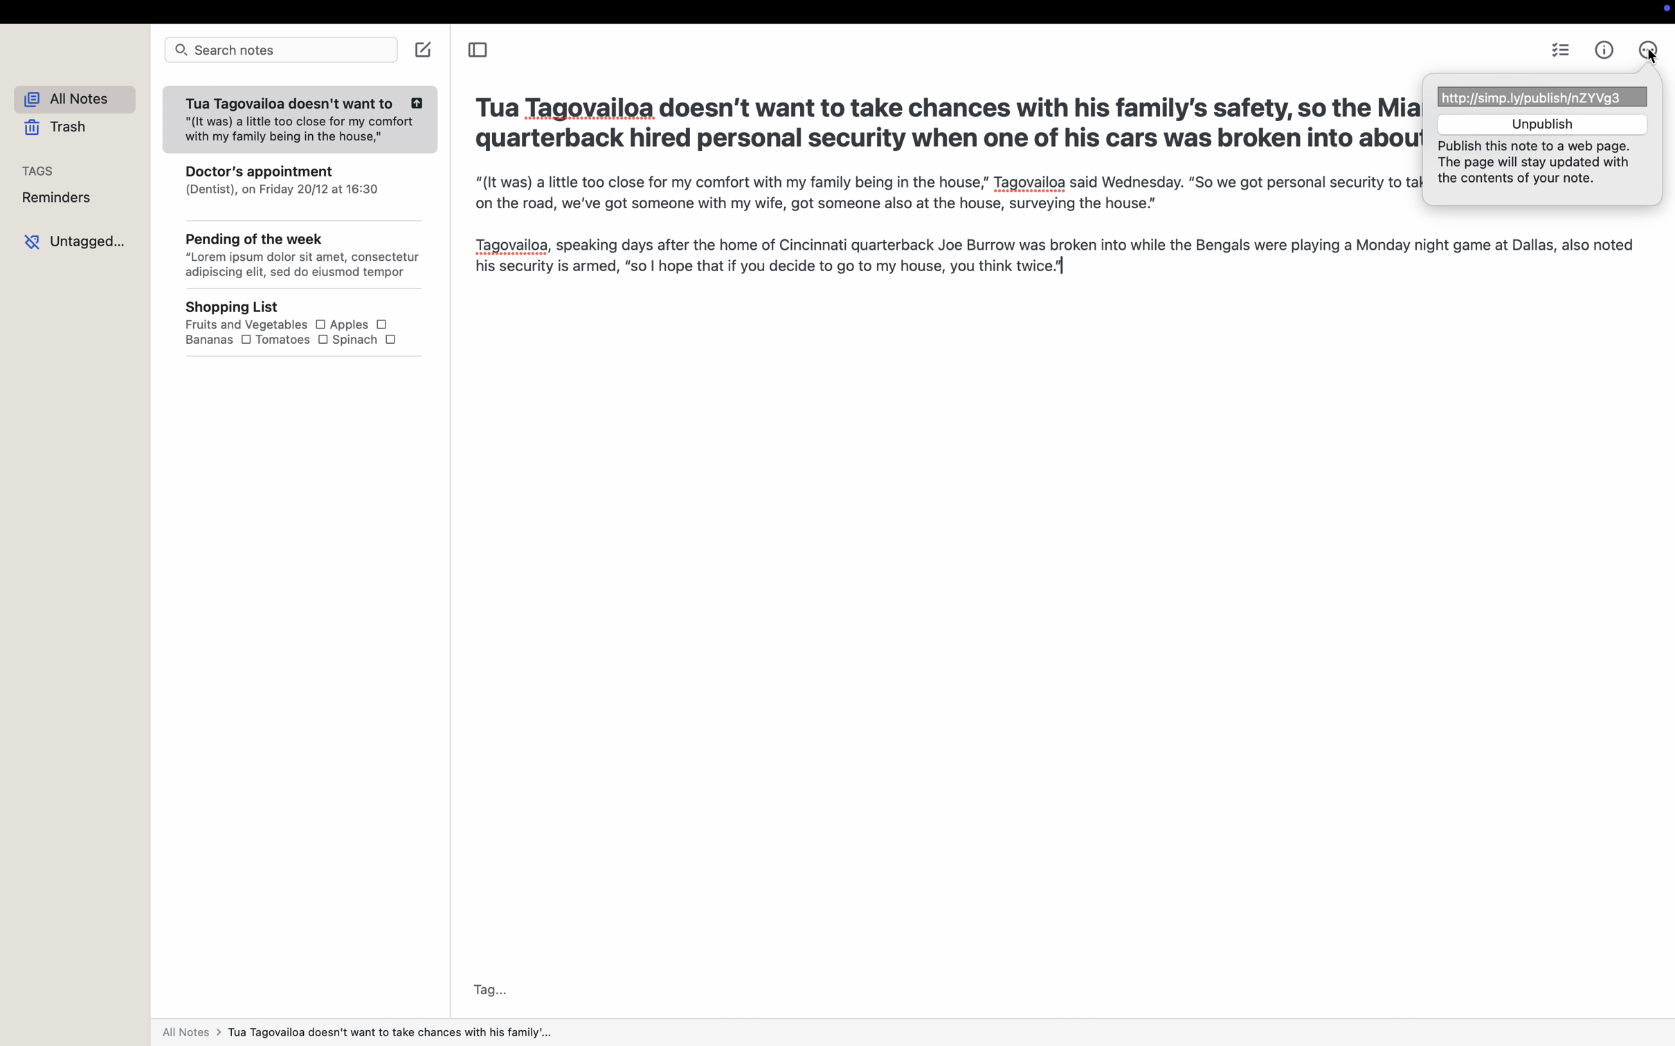 This screenshot has height=1046, width=1675. I want to click on "(It was) a little too close for my comfort with my family being in the house,” Tagovailoa said Wednesday. “So we got personal security to take care of all of that. When we're
on the road, we've got someone with my wife, got someone also at the house, surveying the house.”, so click(942, 193).